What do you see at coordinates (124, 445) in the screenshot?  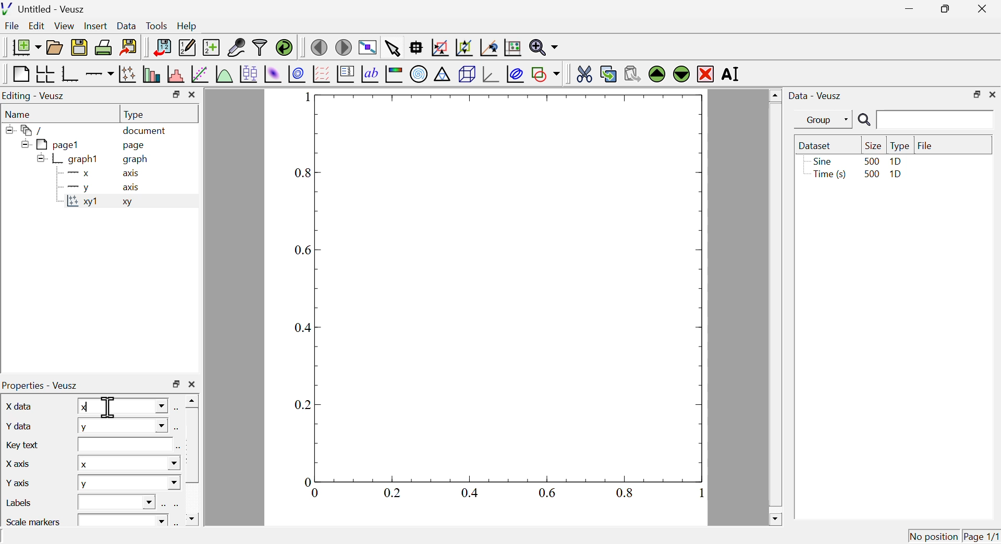 I see `text box` at bounding box center [124, 445].